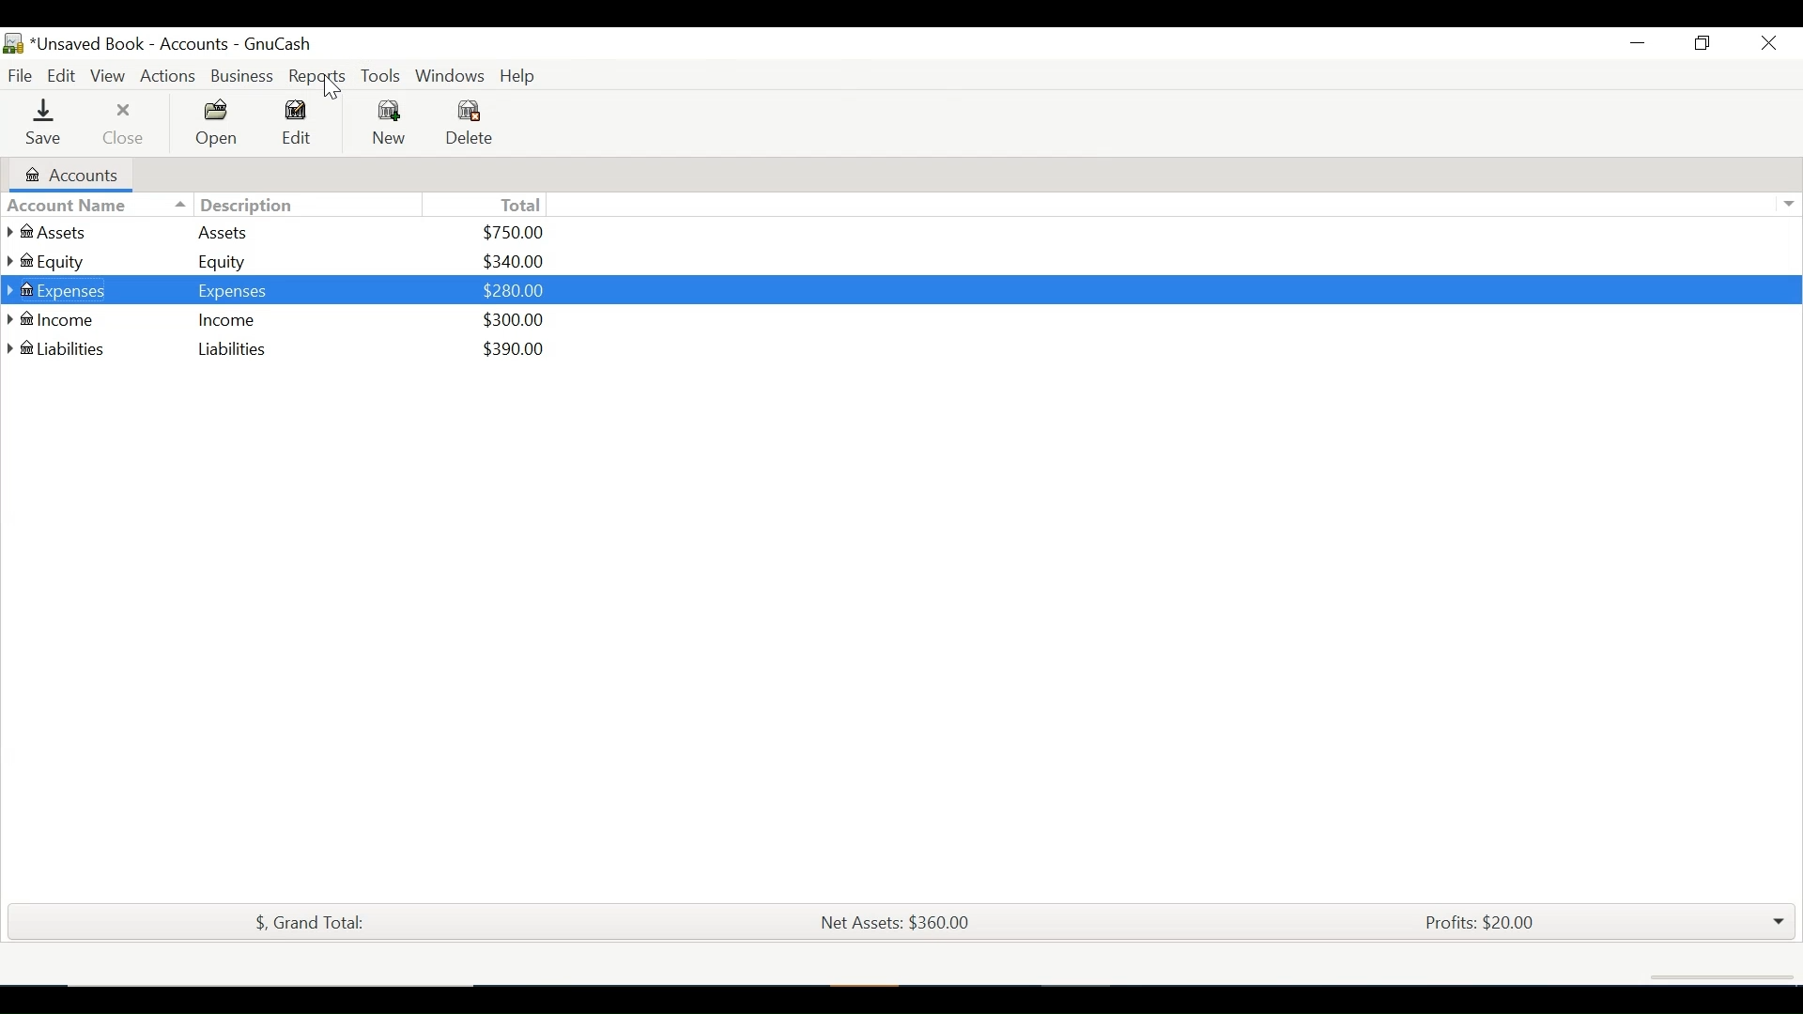 This screenshot has width=1803, height=1014. Describe the element at coordinates (109, 71) in the screenshot. I see `View` at that location.